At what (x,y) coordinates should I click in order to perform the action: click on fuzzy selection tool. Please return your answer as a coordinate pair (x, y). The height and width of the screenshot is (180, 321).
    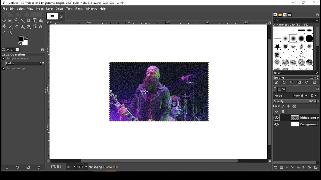
    Looking at the image, I should click on (23, 20).